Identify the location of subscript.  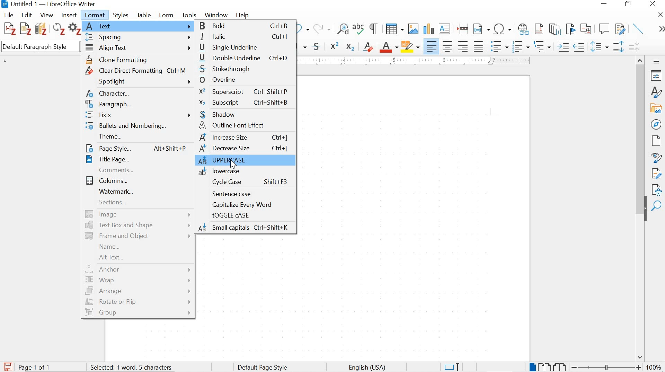
(349, 47).